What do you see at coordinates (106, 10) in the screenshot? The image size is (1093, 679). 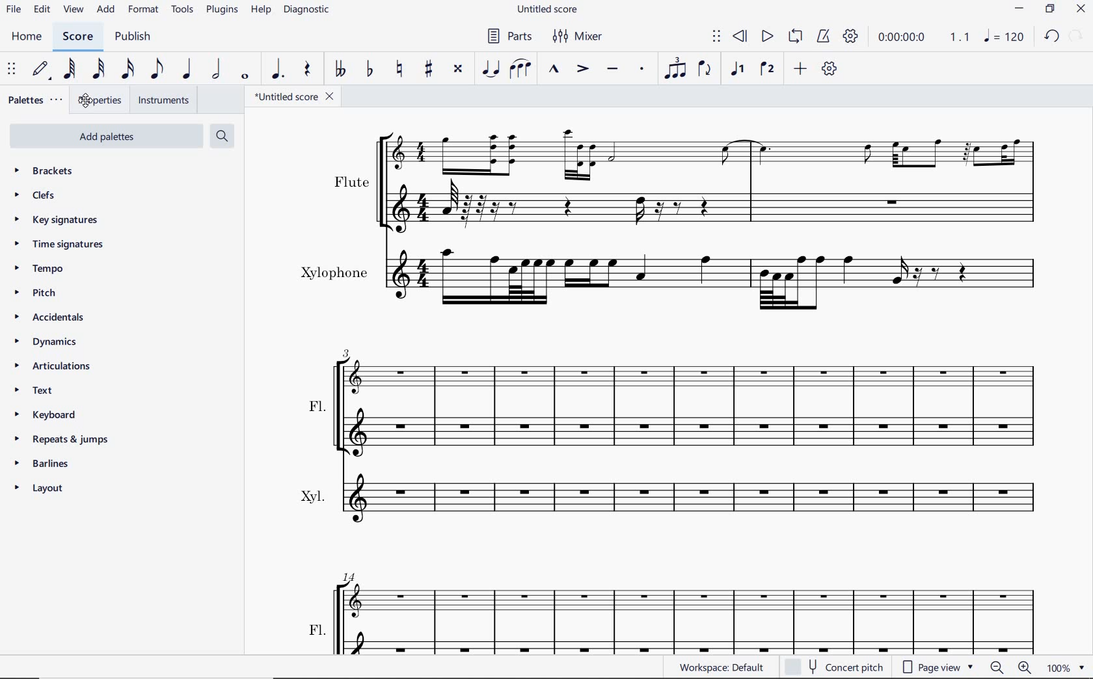 I see `ADD` at bounding box center [106, 10].